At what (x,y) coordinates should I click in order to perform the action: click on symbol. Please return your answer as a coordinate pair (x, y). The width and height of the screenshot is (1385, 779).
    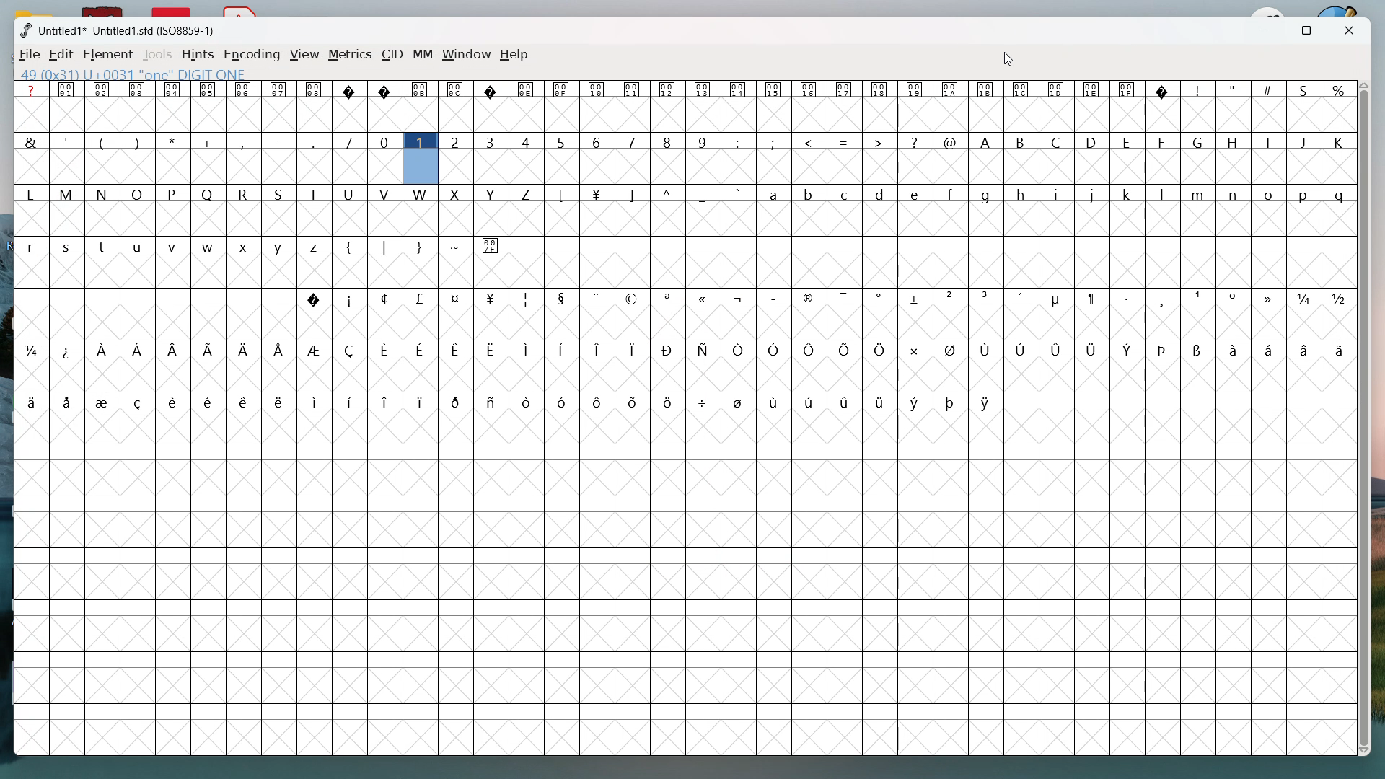
    Looking at the image, I should click on (458, 400).